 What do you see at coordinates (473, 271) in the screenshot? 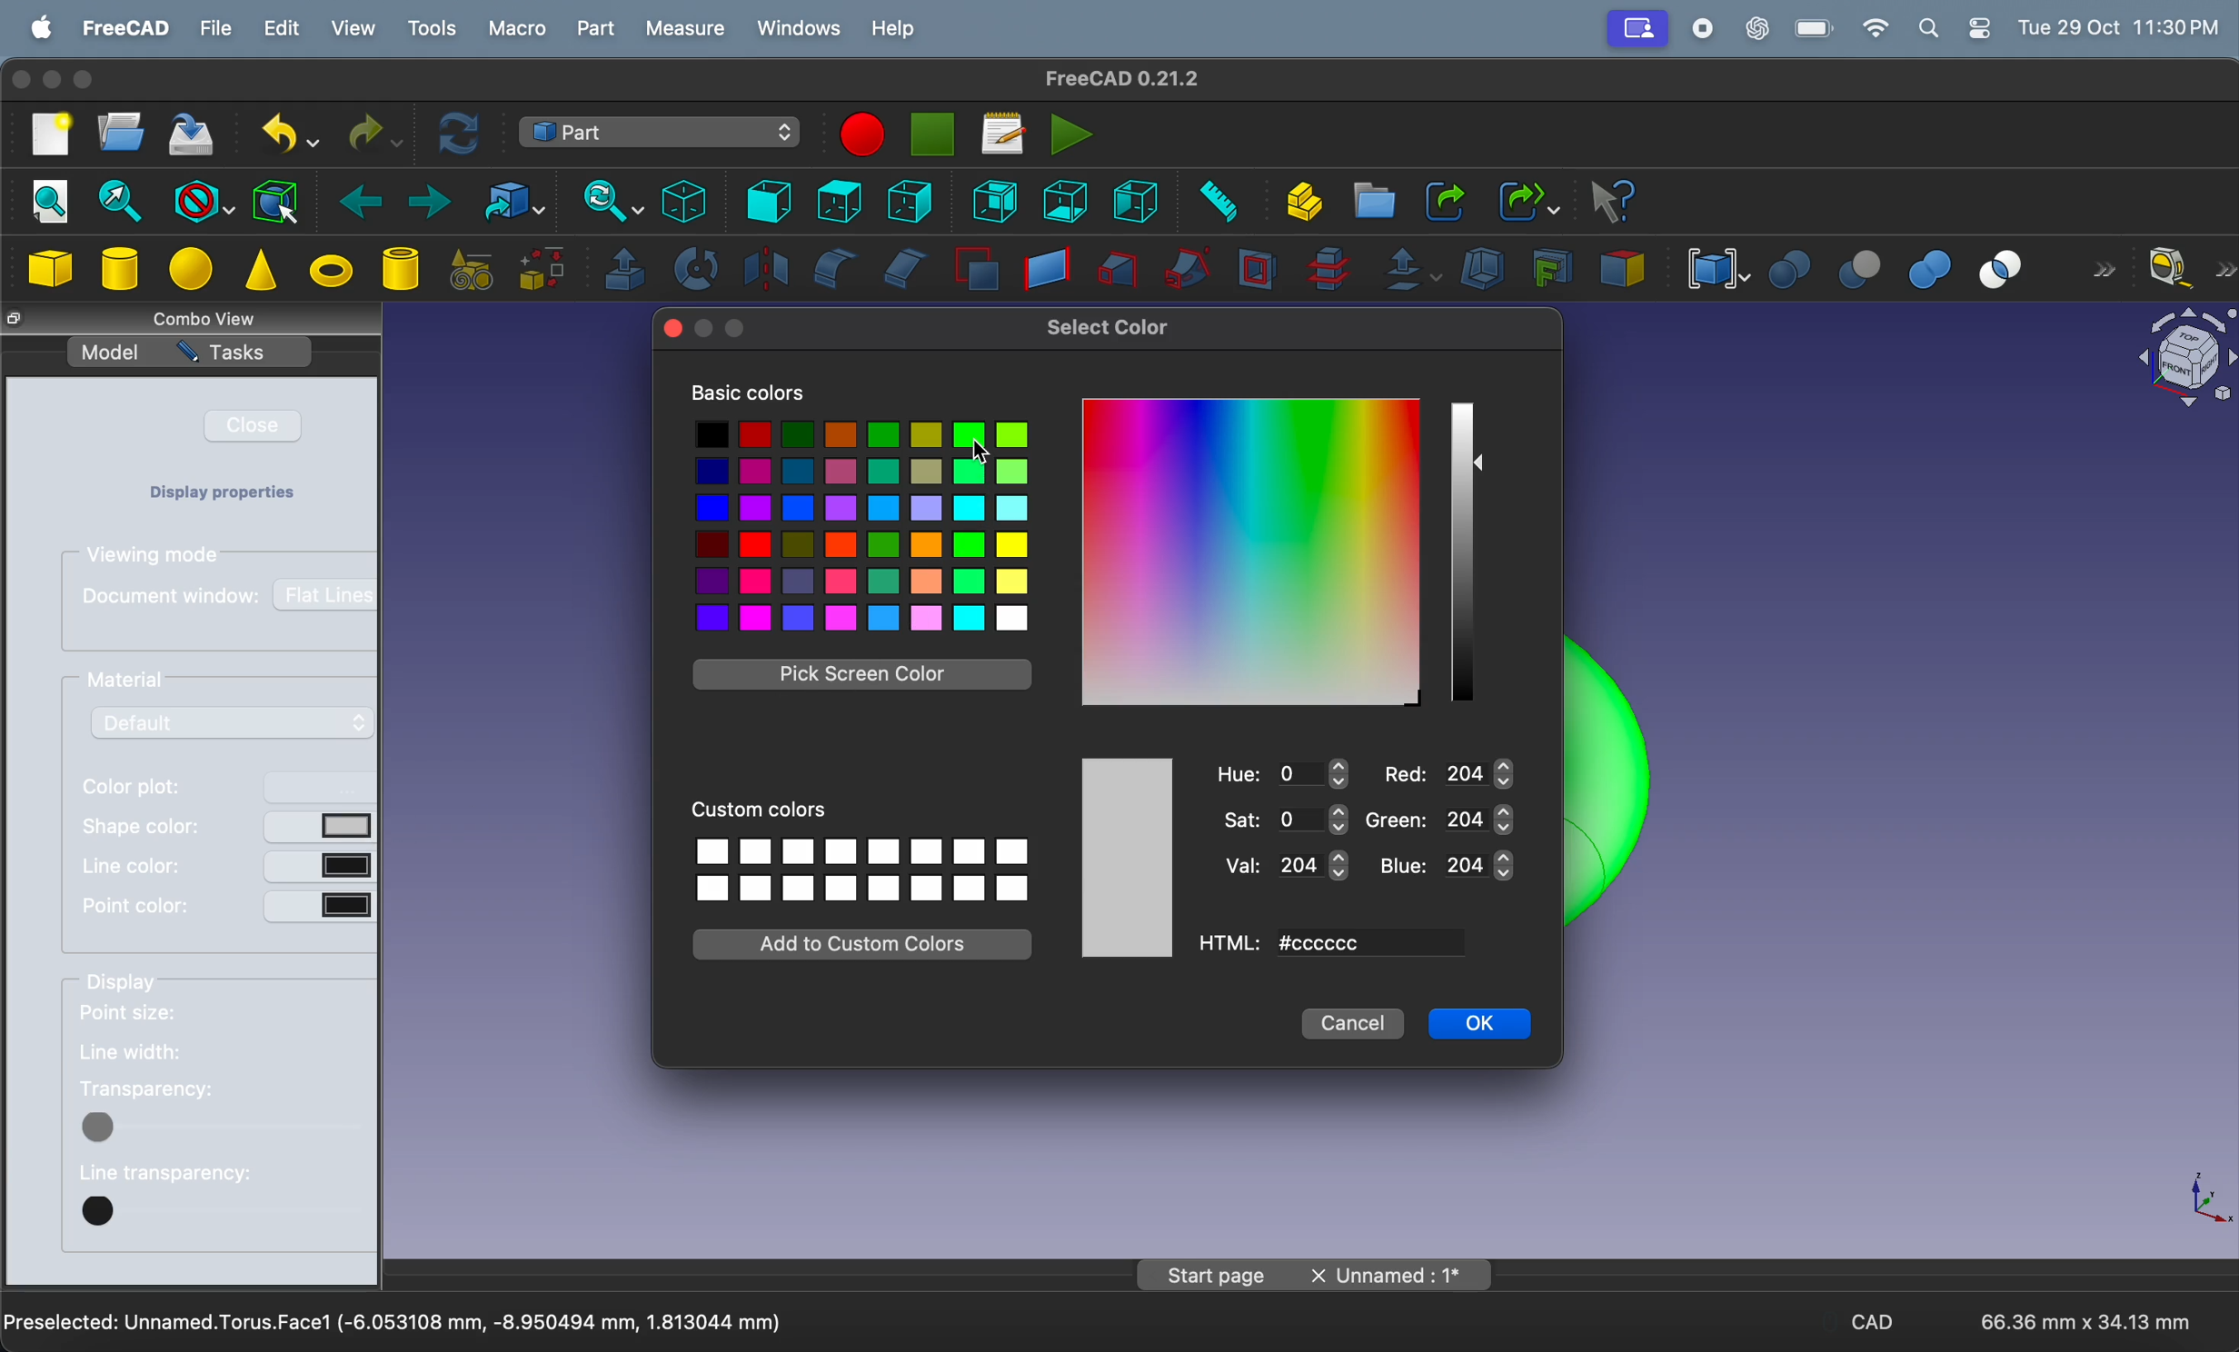
I see `create primitives` at bounding box center [473, 271].